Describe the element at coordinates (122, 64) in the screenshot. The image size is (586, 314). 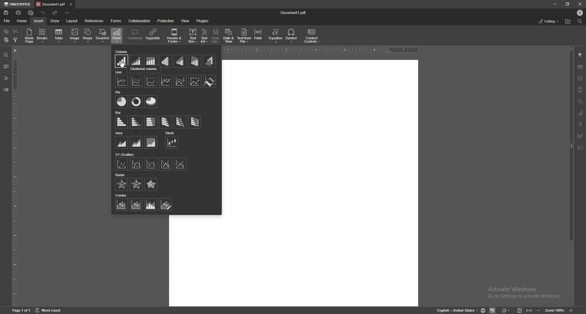
I see `cursor` at that location.